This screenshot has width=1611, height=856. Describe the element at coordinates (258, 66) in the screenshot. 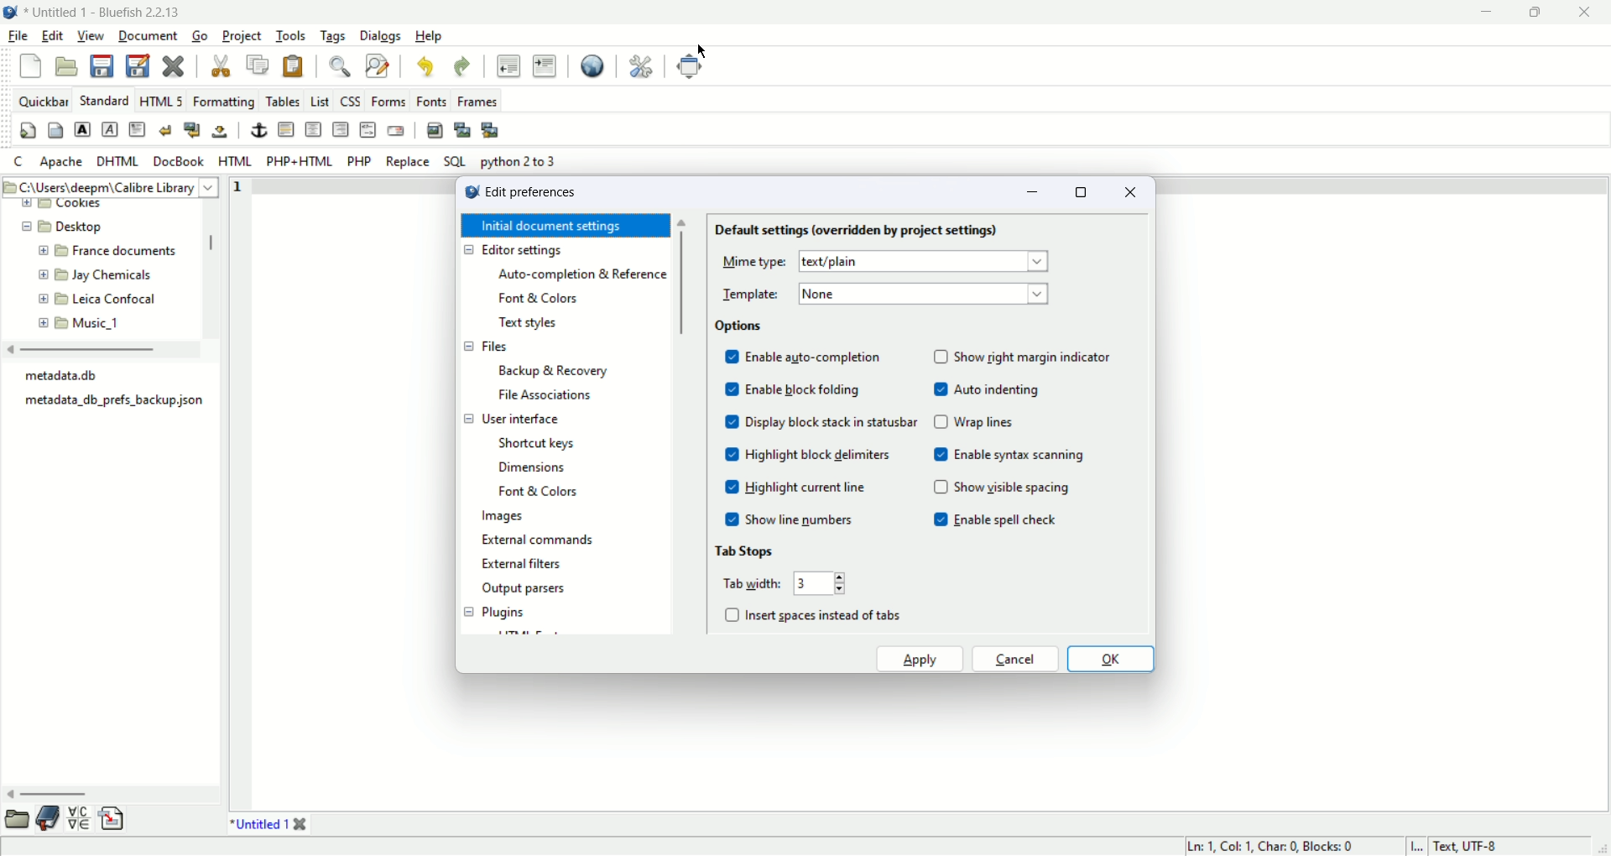

I see `copy` at that location.